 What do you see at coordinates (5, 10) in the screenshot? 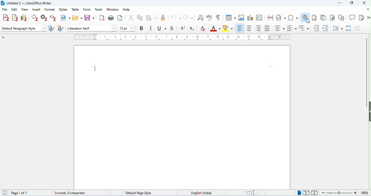
I see `file` at bounding box center [5, 10].